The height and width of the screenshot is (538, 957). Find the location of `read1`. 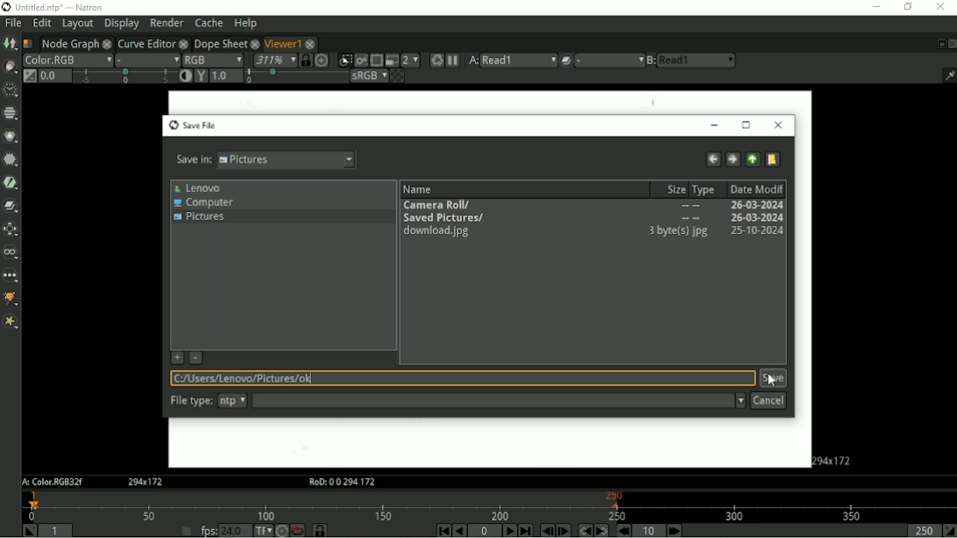

read1 is located at coordinates (698, 60).